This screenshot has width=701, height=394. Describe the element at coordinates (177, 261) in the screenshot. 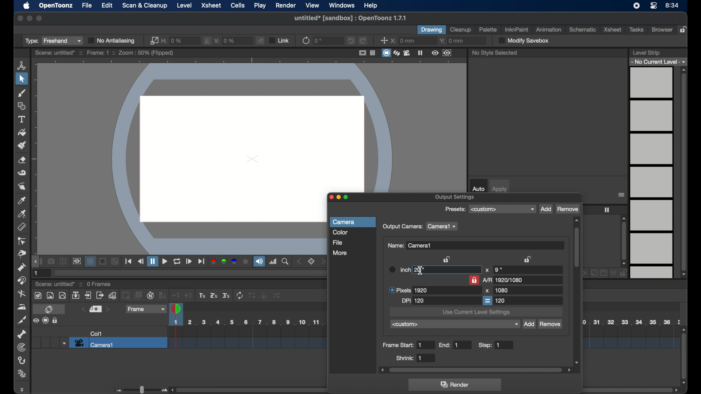

I see `` at that location.